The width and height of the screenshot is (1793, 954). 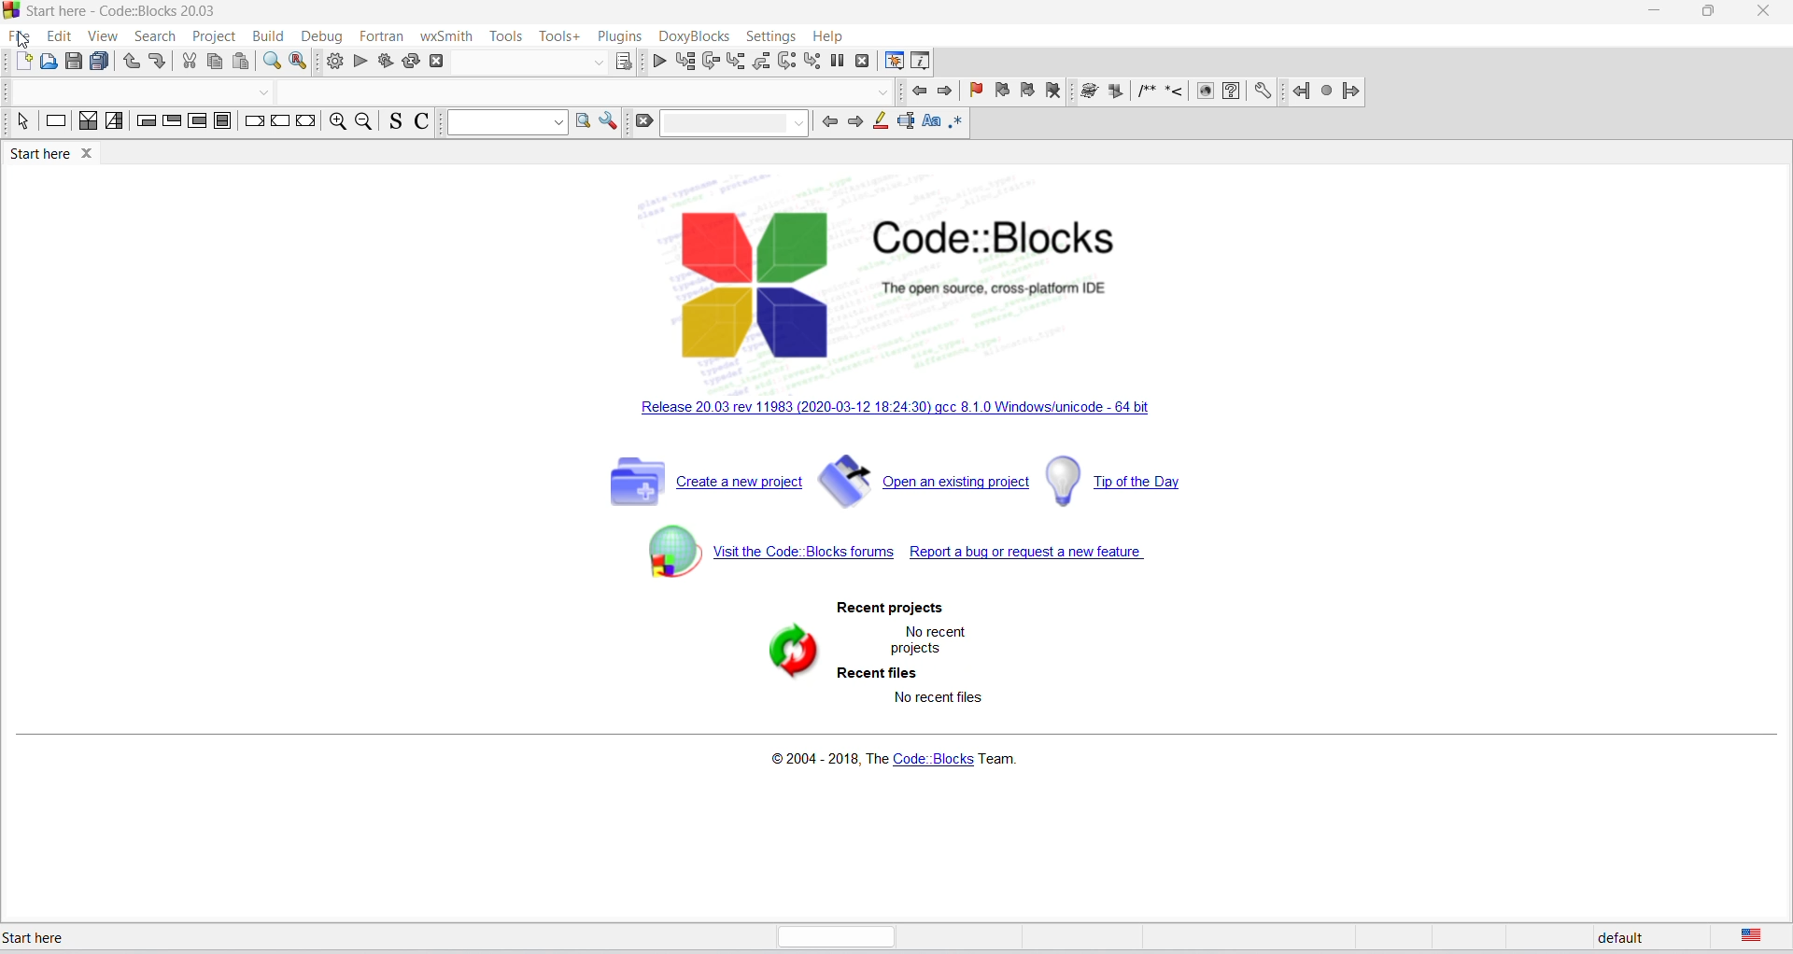 I want to click on various info, so click(x=923, y=62).